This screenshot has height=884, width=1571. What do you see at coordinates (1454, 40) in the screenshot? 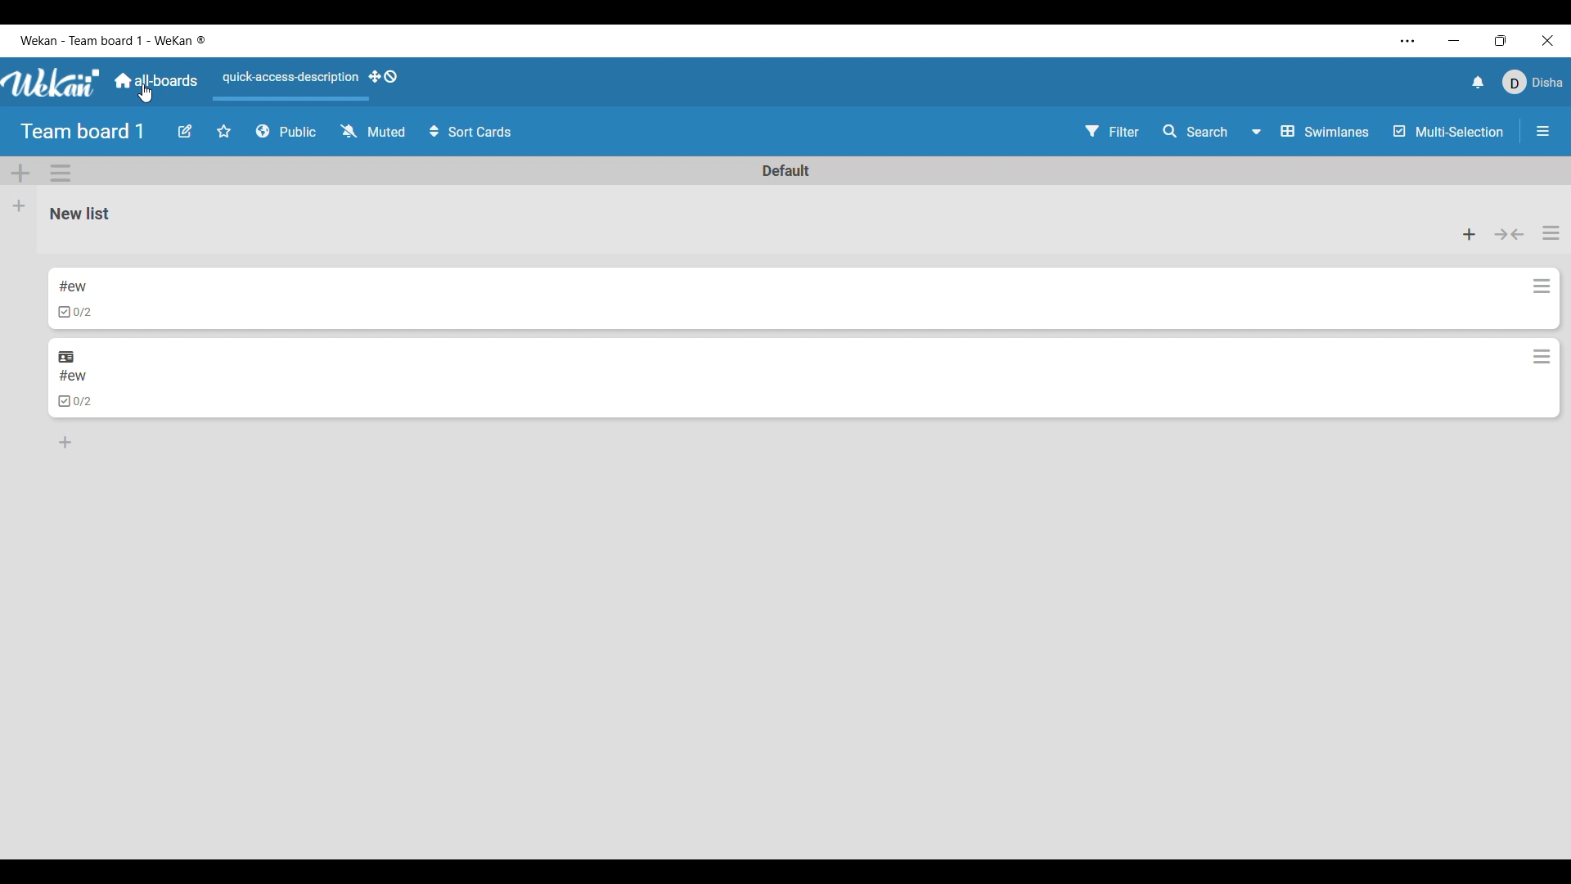
I see `Minimize` at bounding box center [1454, 40].